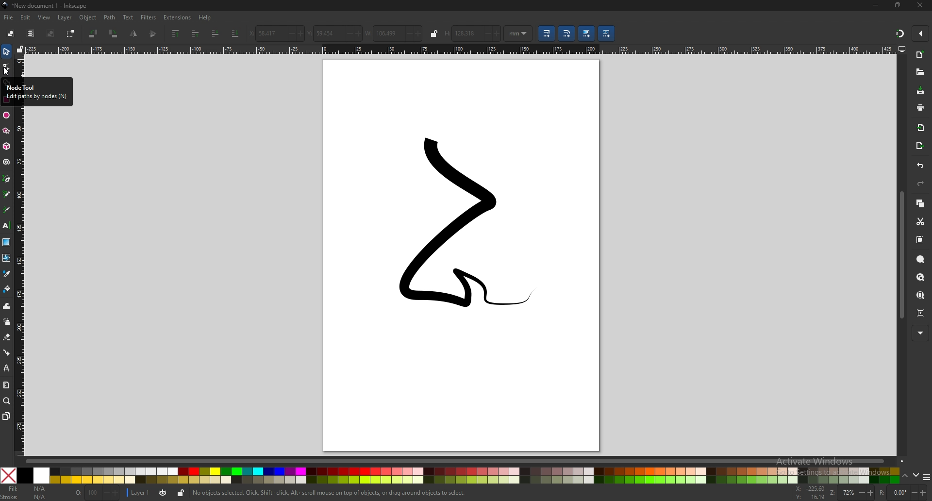 This screenshot has width=932, height=501. I want to click on lower selection to bottom, so click(235, 33).